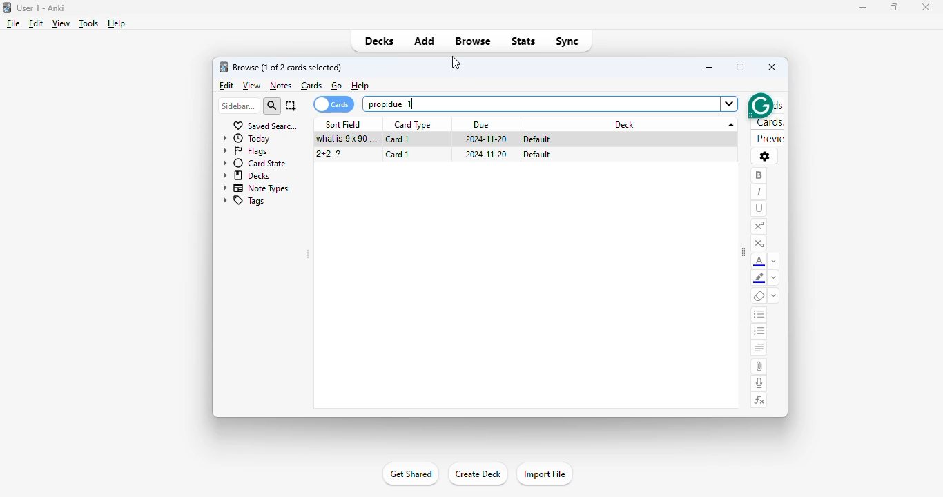 The image size is (943, 497). Describe the element at coordinates (759, 243) in the screenshot. I see `subscript` at that location.